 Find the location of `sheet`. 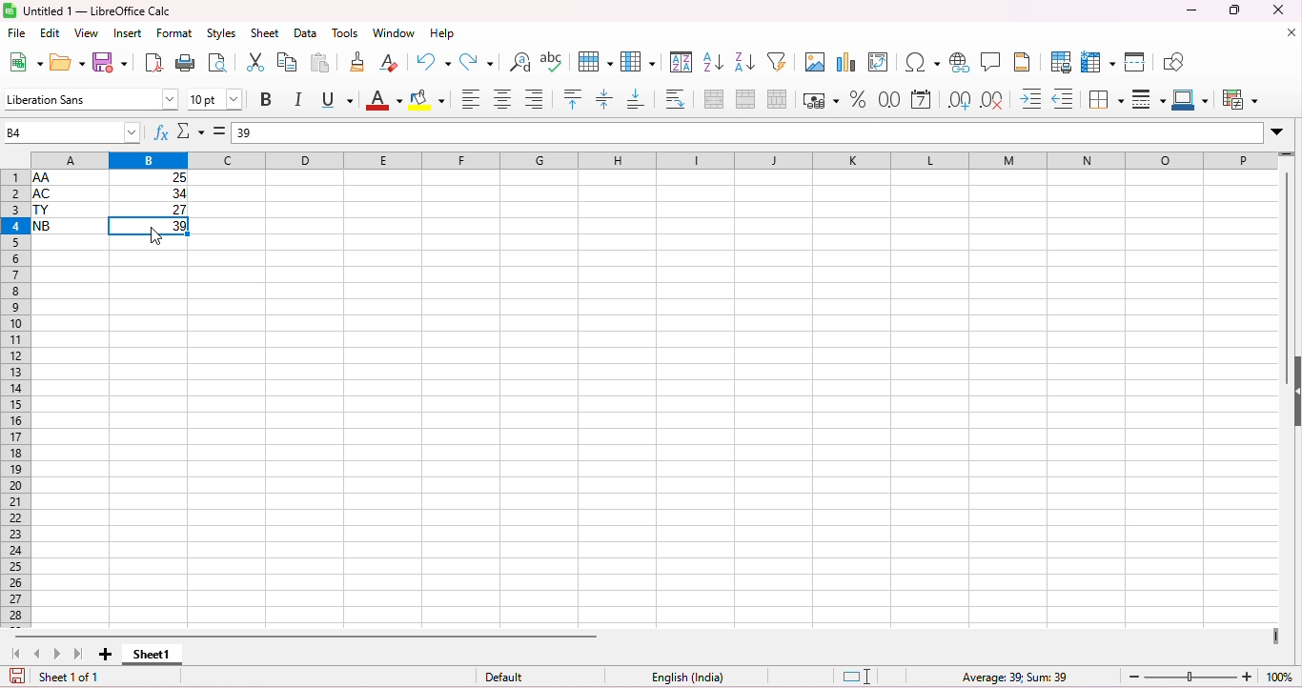

sheet is located at coordinates (267, 34).